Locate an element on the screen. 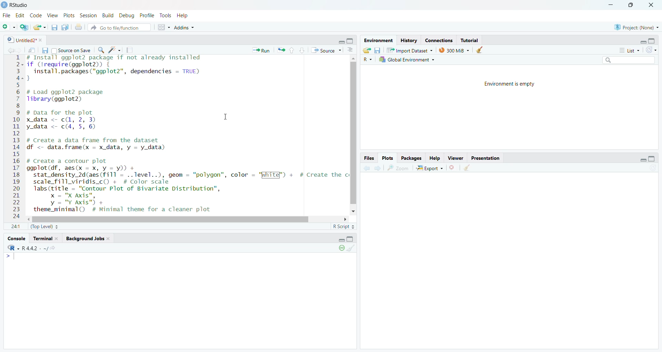  go back to the next source location is located at coordinates (19, 50).